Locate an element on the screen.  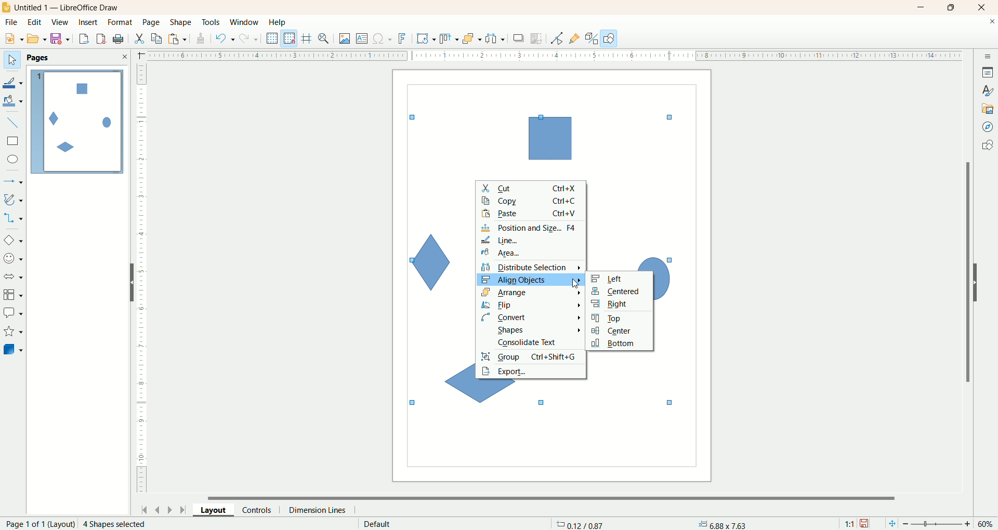
arrange is located at coordinates (472, 38).